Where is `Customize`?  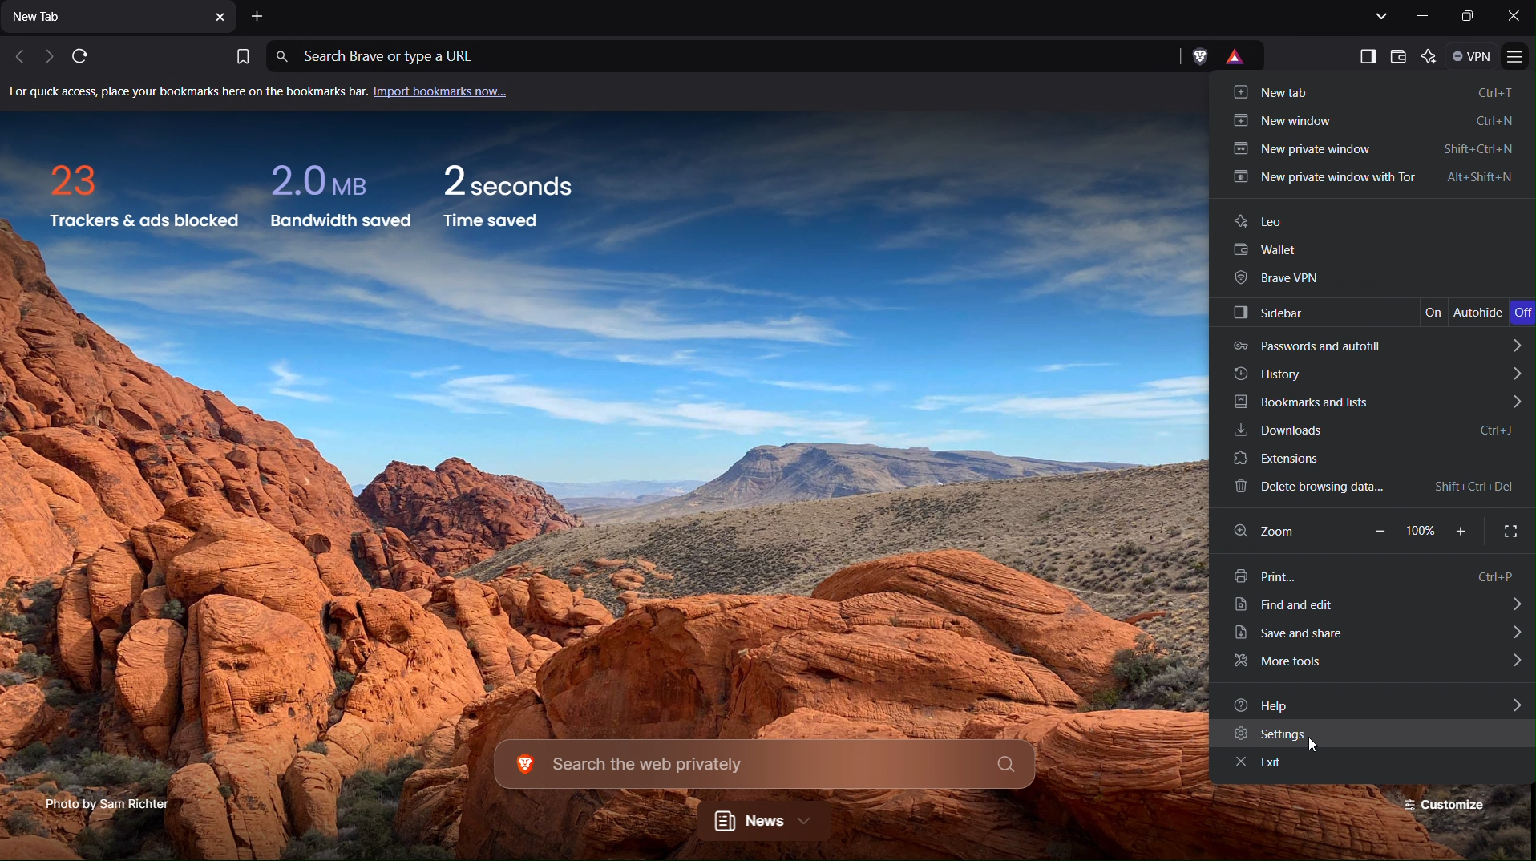 Customize is located at coordinates (1445, 802).